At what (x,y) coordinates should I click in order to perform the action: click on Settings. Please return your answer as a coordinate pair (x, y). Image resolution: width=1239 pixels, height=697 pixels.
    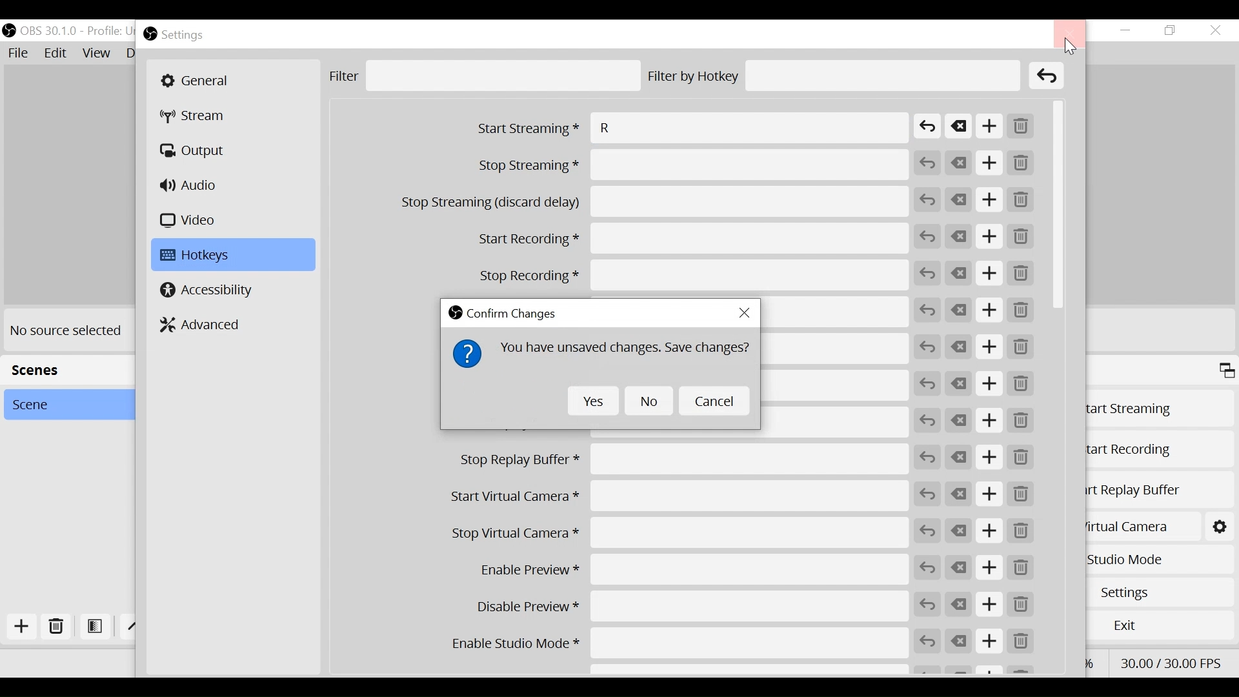
    Looking at the image, I should click on (1165, 592).